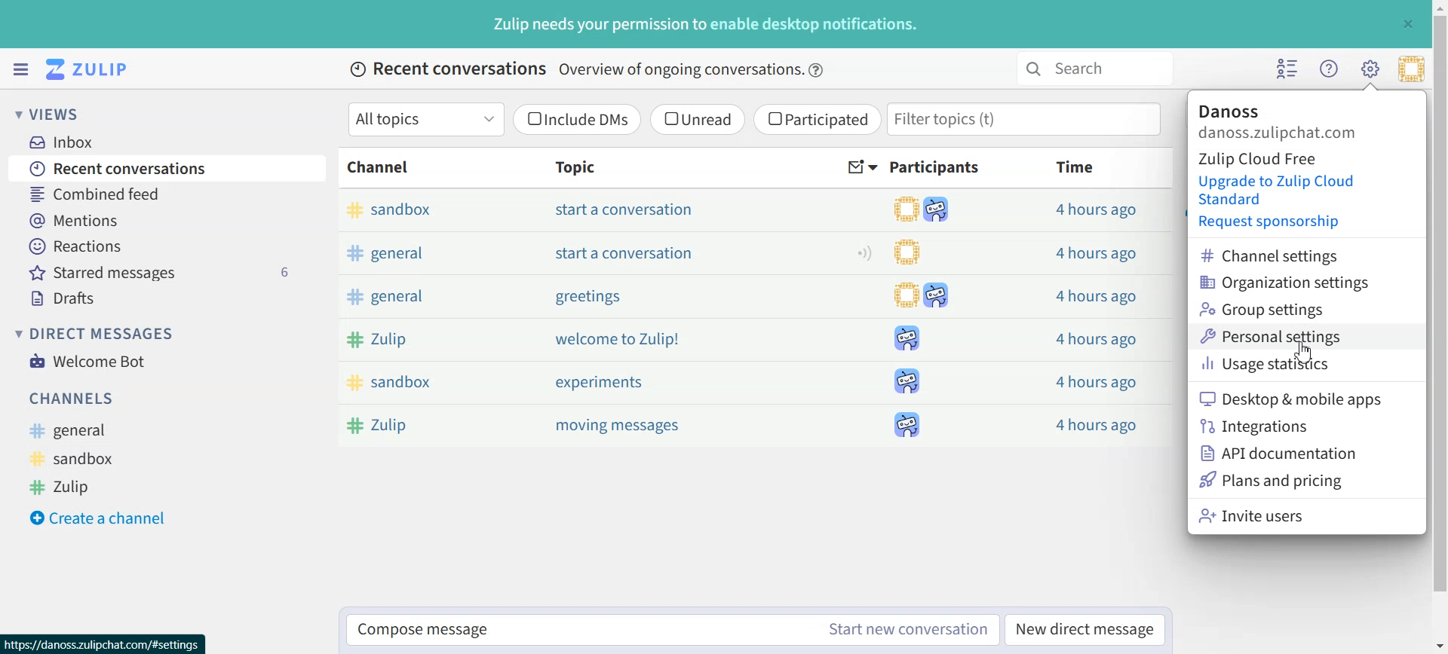 The height and width of the screenshot is (654, 1448). I want to click on Participants, so click(937, 167).